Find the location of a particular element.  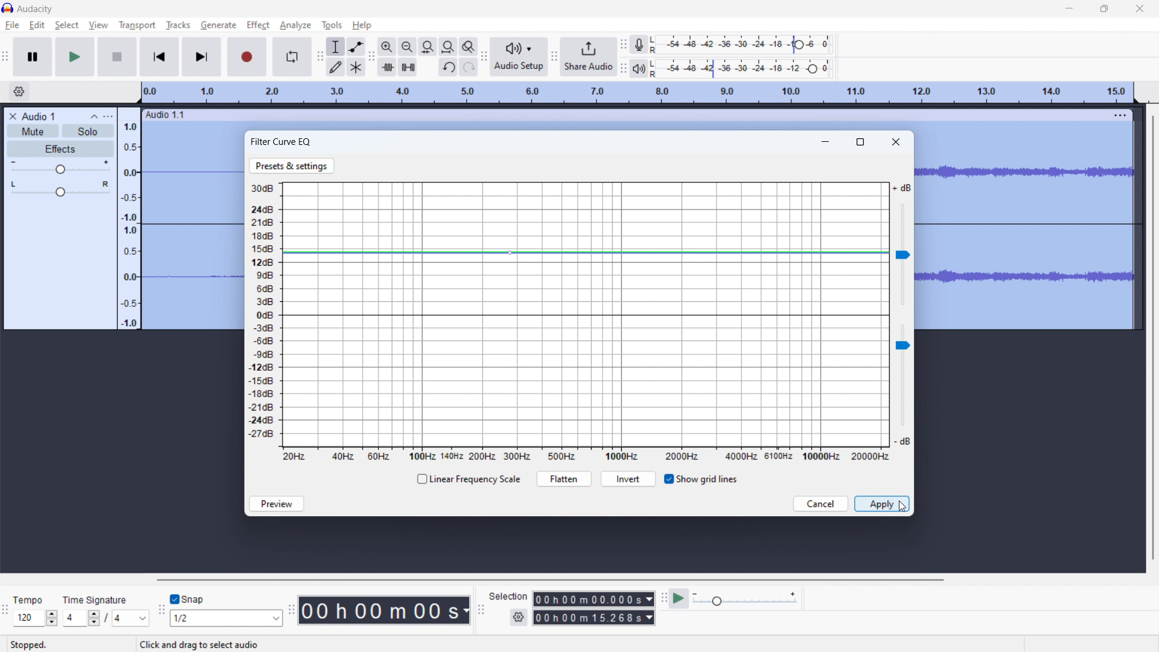

00h 00 m 00 s (timestamp) is located at coordinates (386, 610).